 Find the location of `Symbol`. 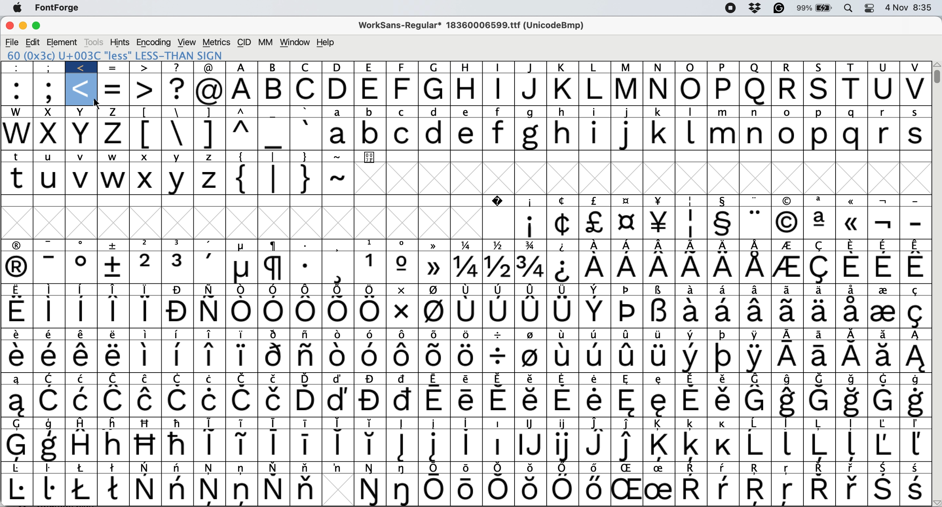

Symbol is located at coordinates (145, 468).